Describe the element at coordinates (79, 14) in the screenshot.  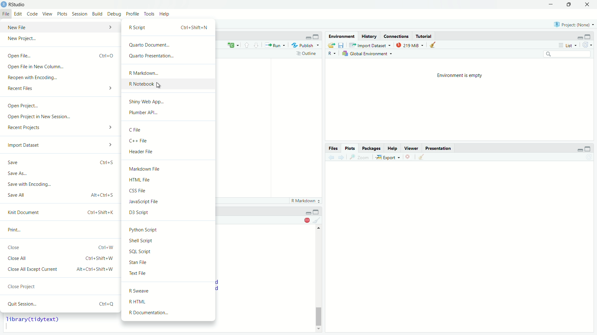
I see `Session` at that location.